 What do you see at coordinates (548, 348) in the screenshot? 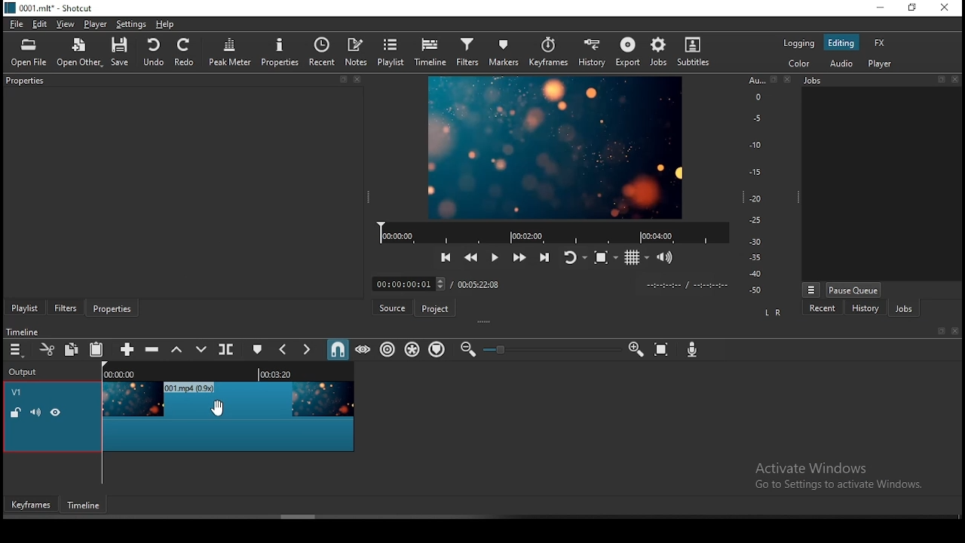
I see `zoom in or zoom out slider` at bounding box center [548, 348].